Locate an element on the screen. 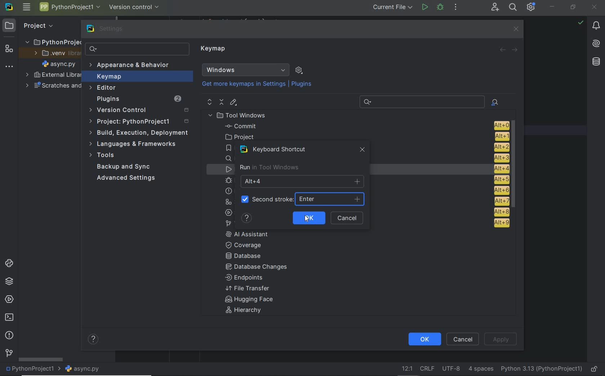 The width and height of the screenshot is (605, 376). cancel is located at coordinates (348, 218).